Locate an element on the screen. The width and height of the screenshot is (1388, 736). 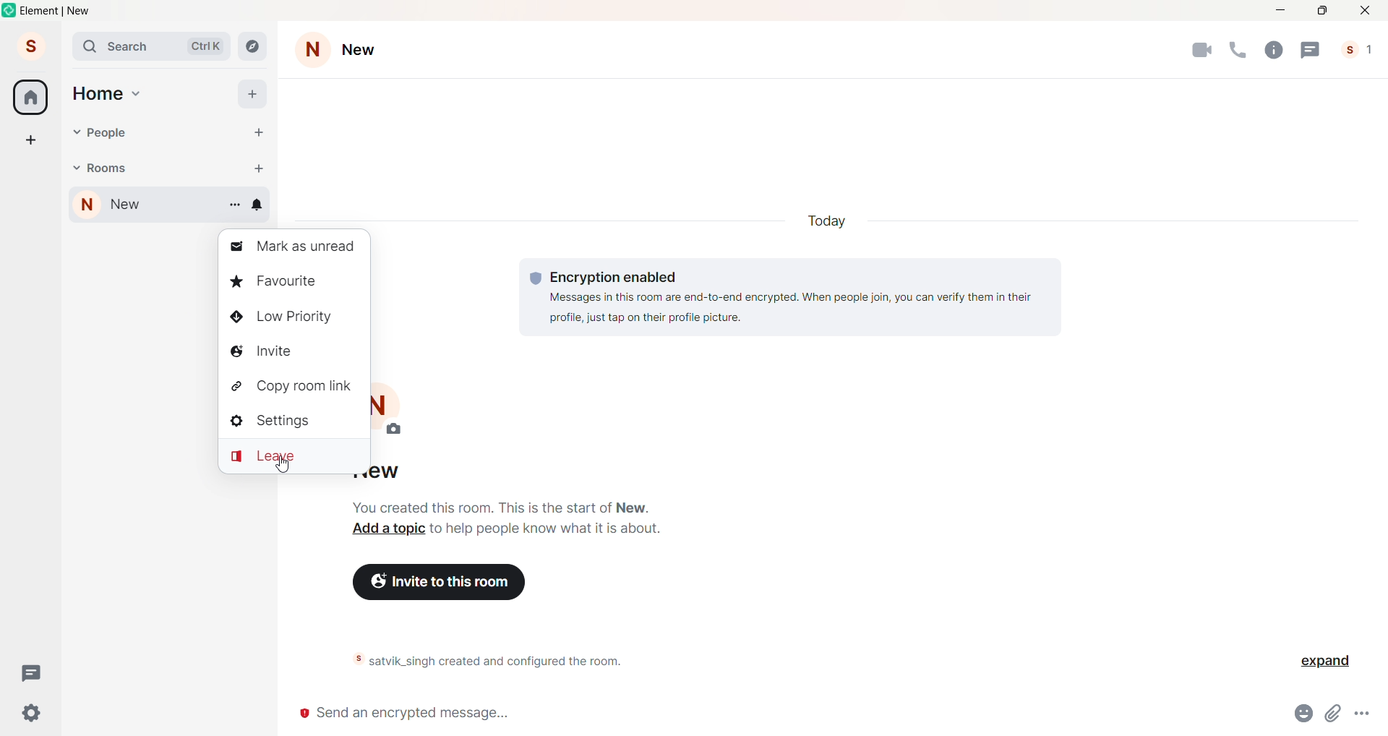
send an encrypted message... is located at coordinates (782, 715).